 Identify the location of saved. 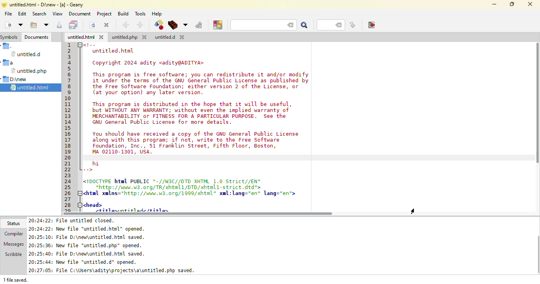
(32, 88).